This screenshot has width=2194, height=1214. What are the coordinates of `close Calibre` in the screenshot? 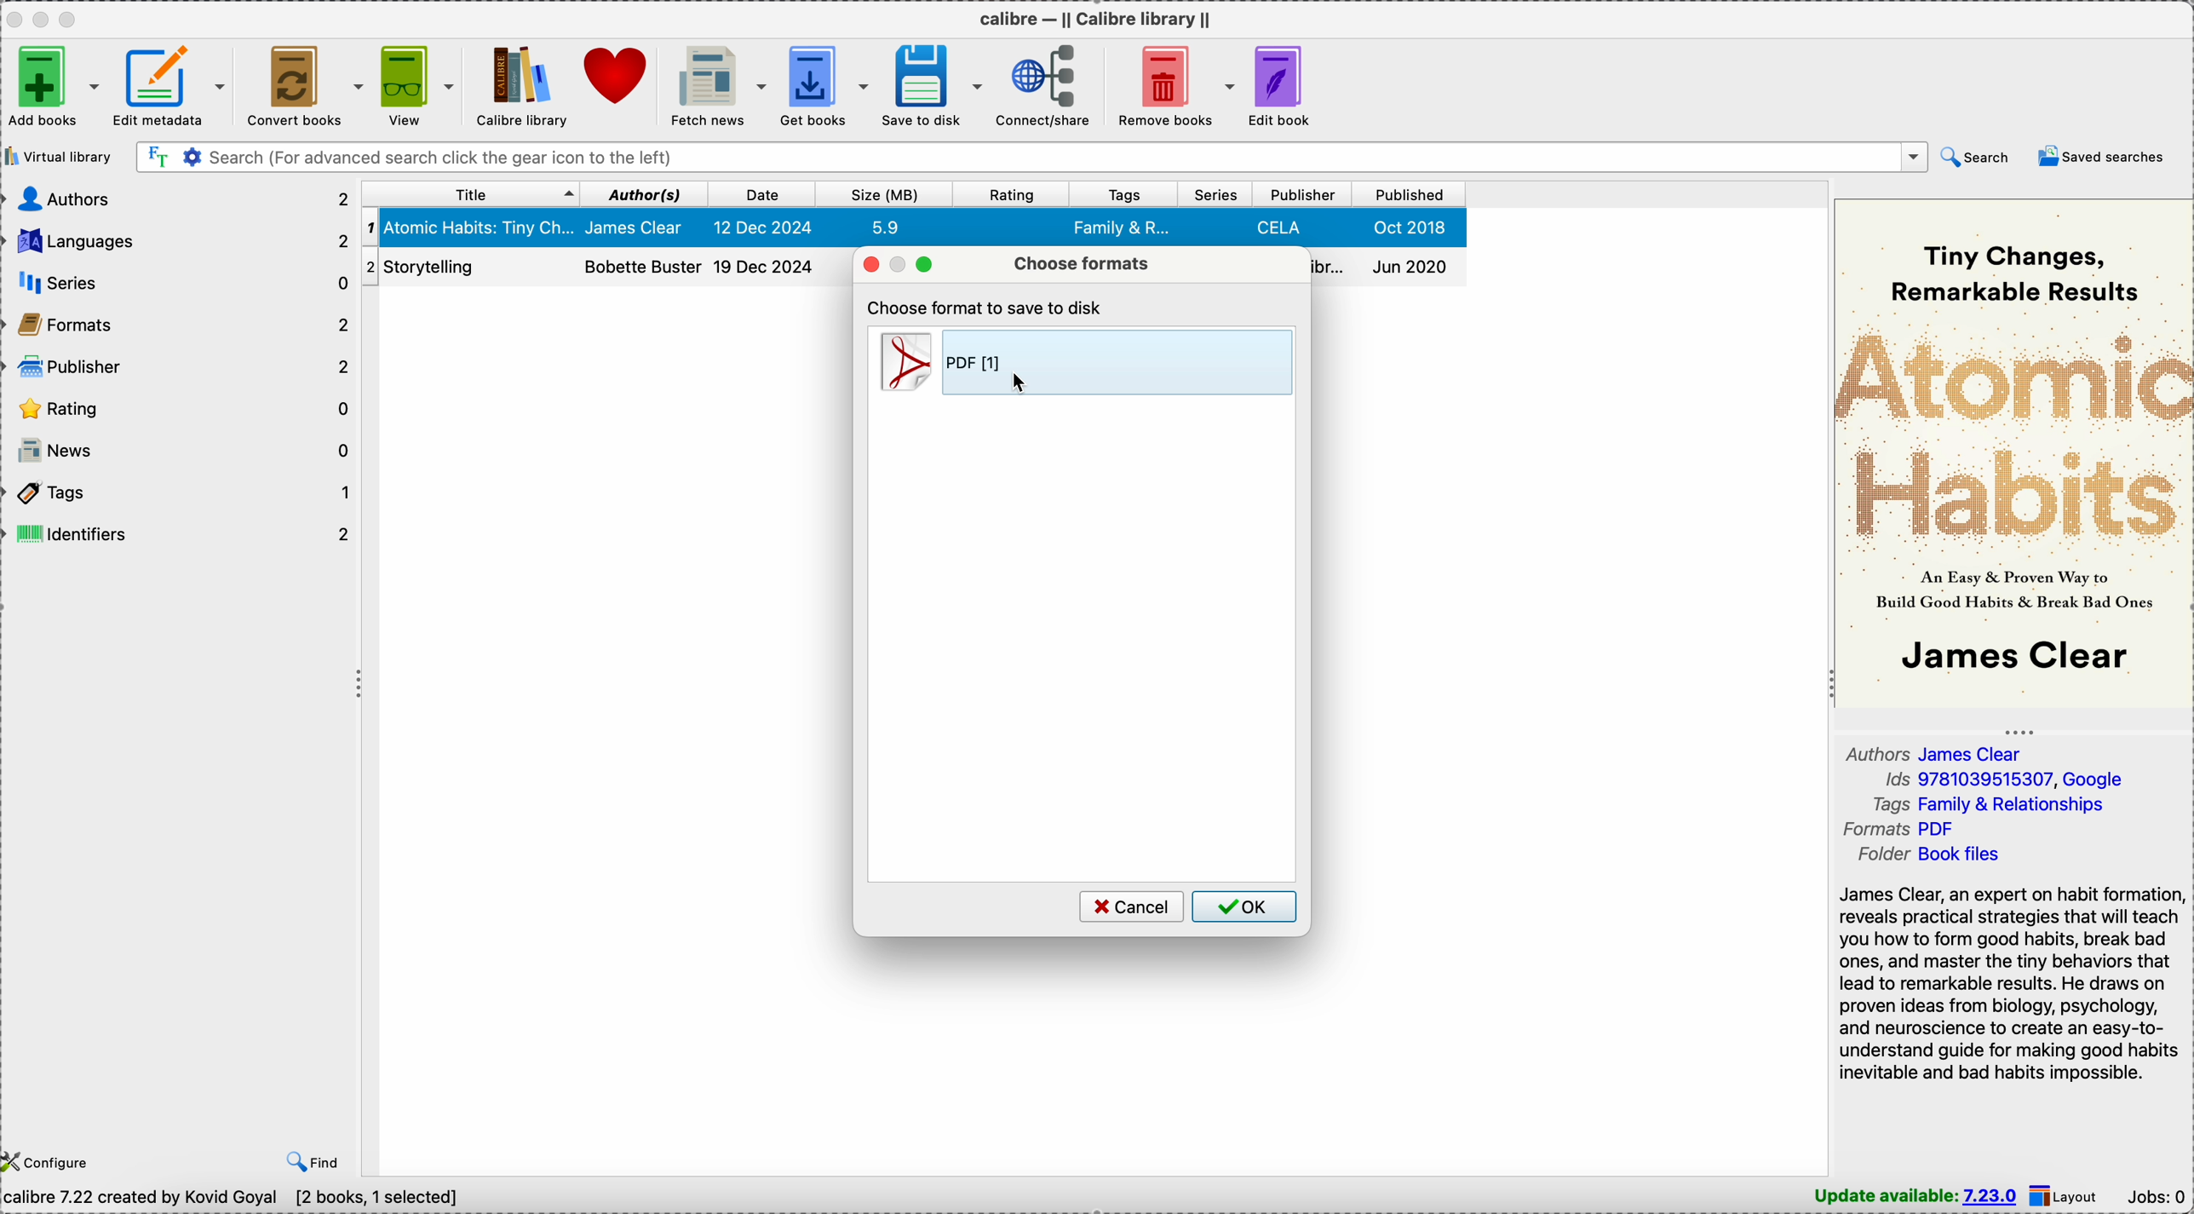 It's located at (14, 18).